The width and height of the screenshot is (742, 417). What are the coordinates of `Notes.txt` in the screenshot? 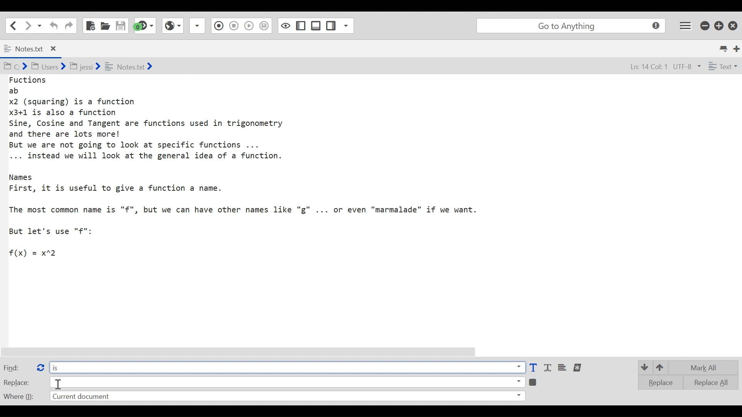 It's located at (36, 49).